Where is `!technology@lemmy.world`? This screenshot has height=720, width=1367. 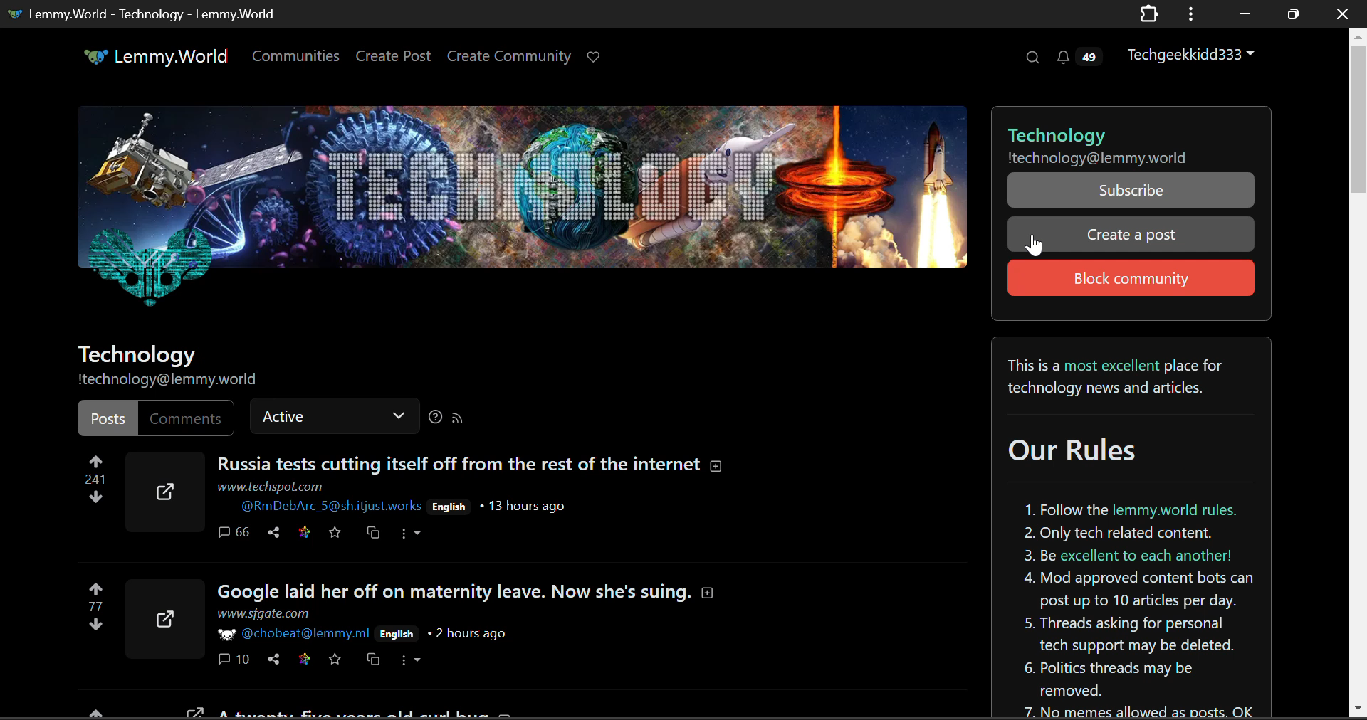
!technology@lemmy.world is located at coordinates (1124, 157).